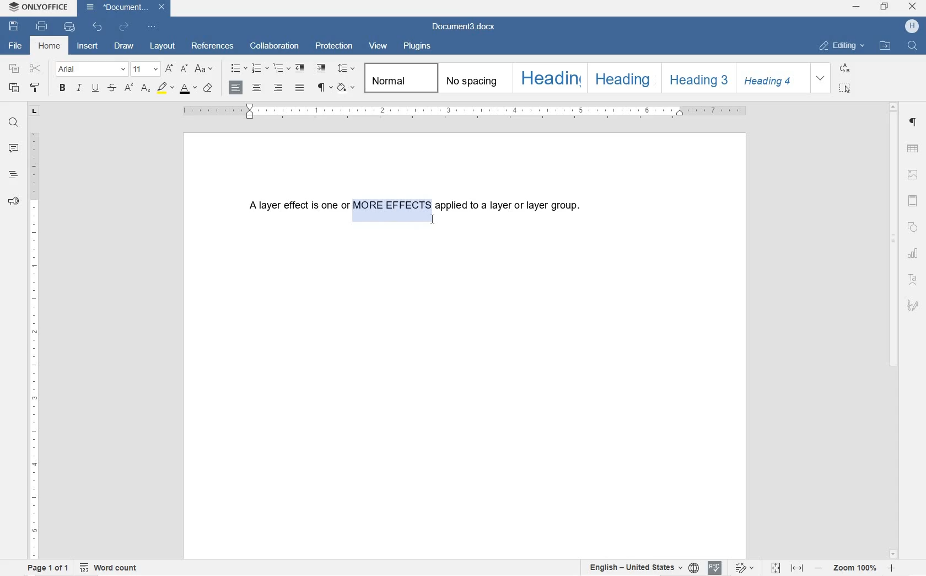  I want to click on ALIGN LEFT, so click(234, 87).